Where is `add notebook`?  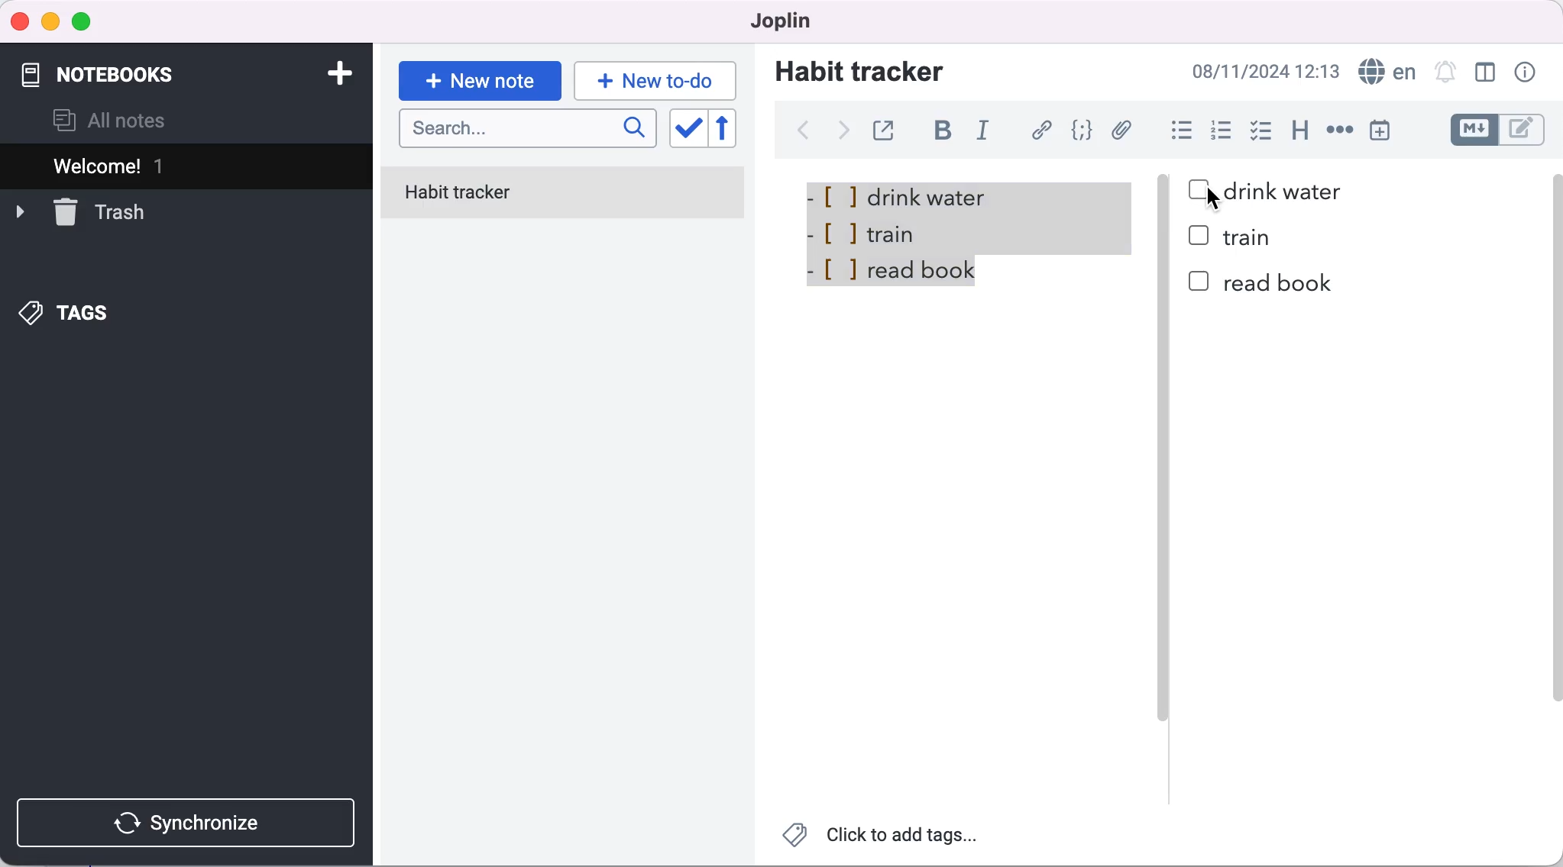
add notebook is located at coordinates (336, 72).